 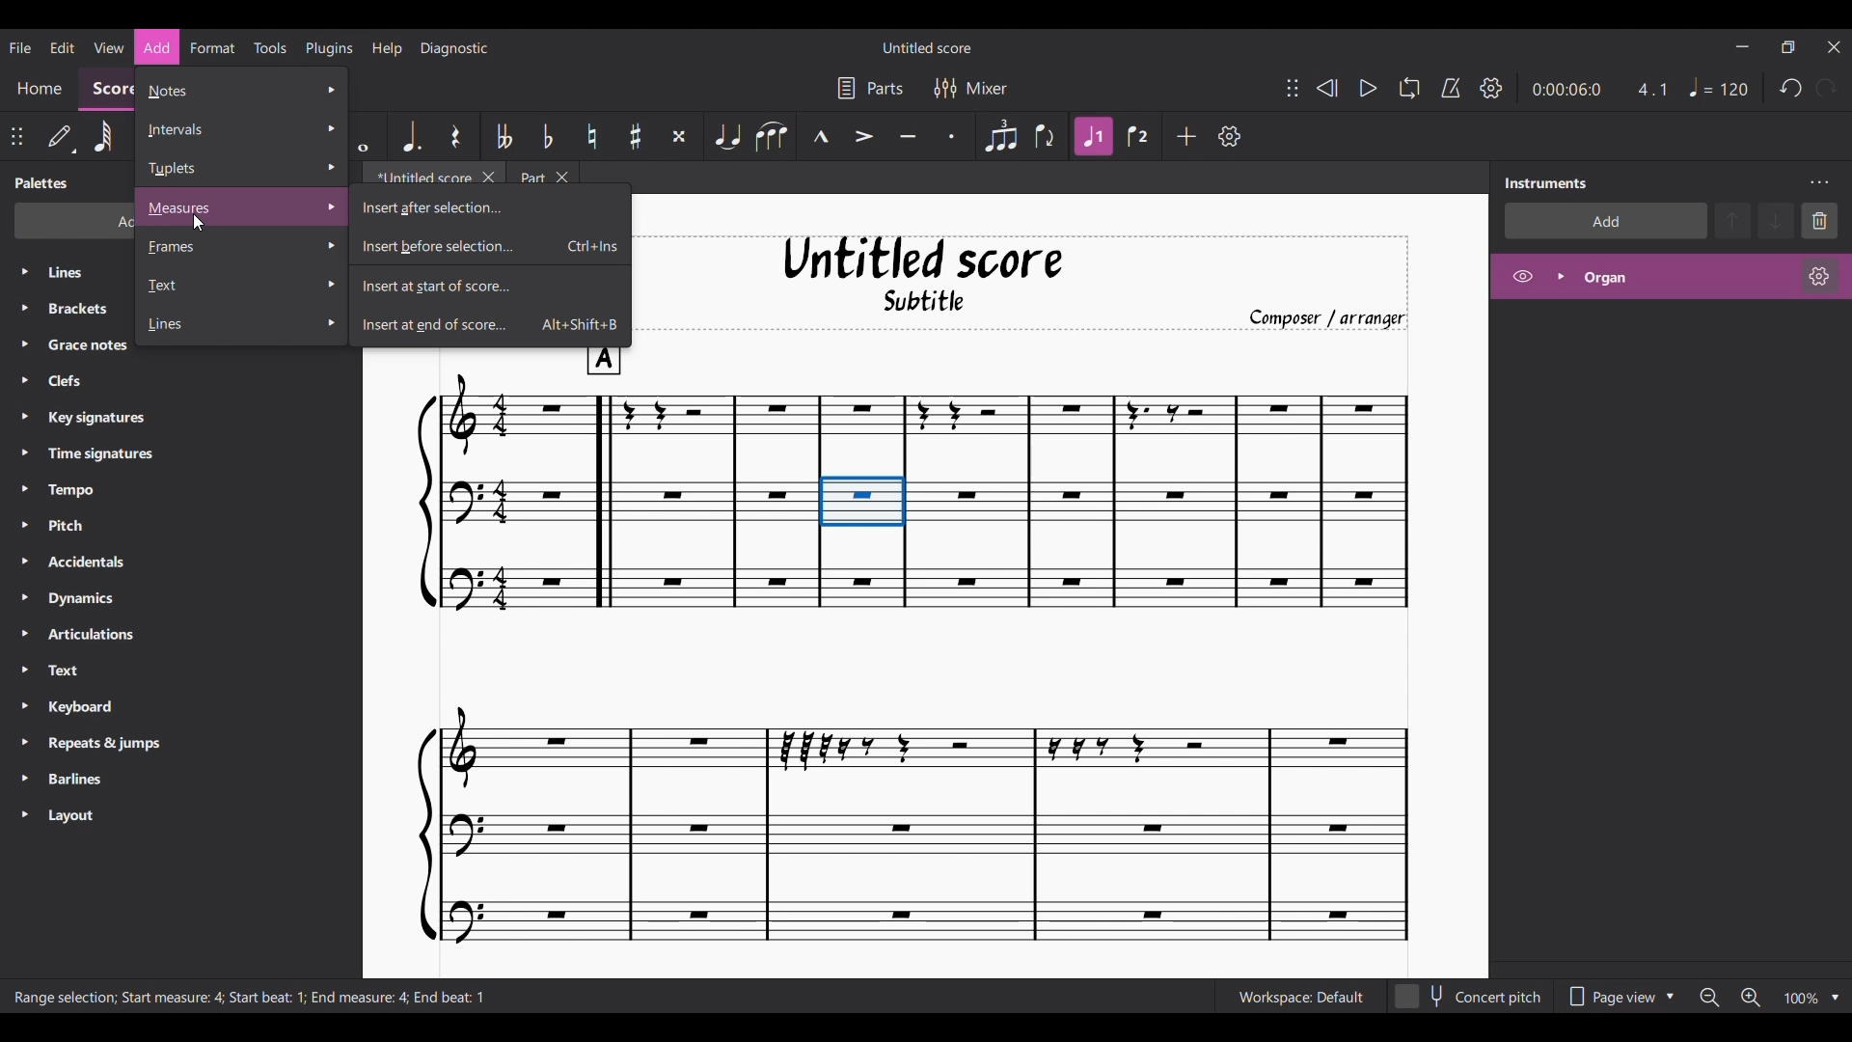 What do you see at coordinates (157, 48) in the screenshot?
I see `Add menu highlighted` at bounding box center [157, 48].